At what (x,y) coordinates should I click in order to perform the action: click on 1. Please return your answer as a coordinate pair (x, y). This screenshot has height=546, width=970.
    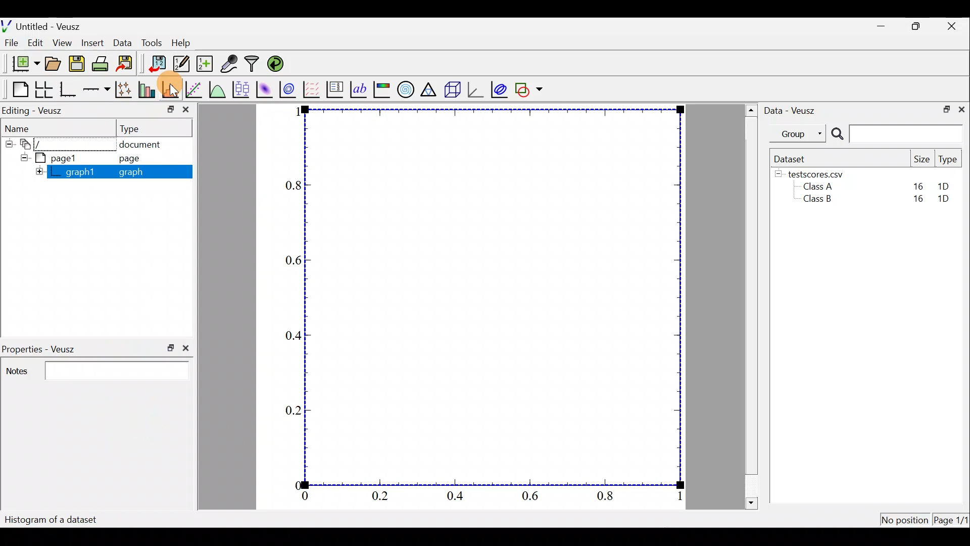
    Looking at the image, I should click on (677, 497).